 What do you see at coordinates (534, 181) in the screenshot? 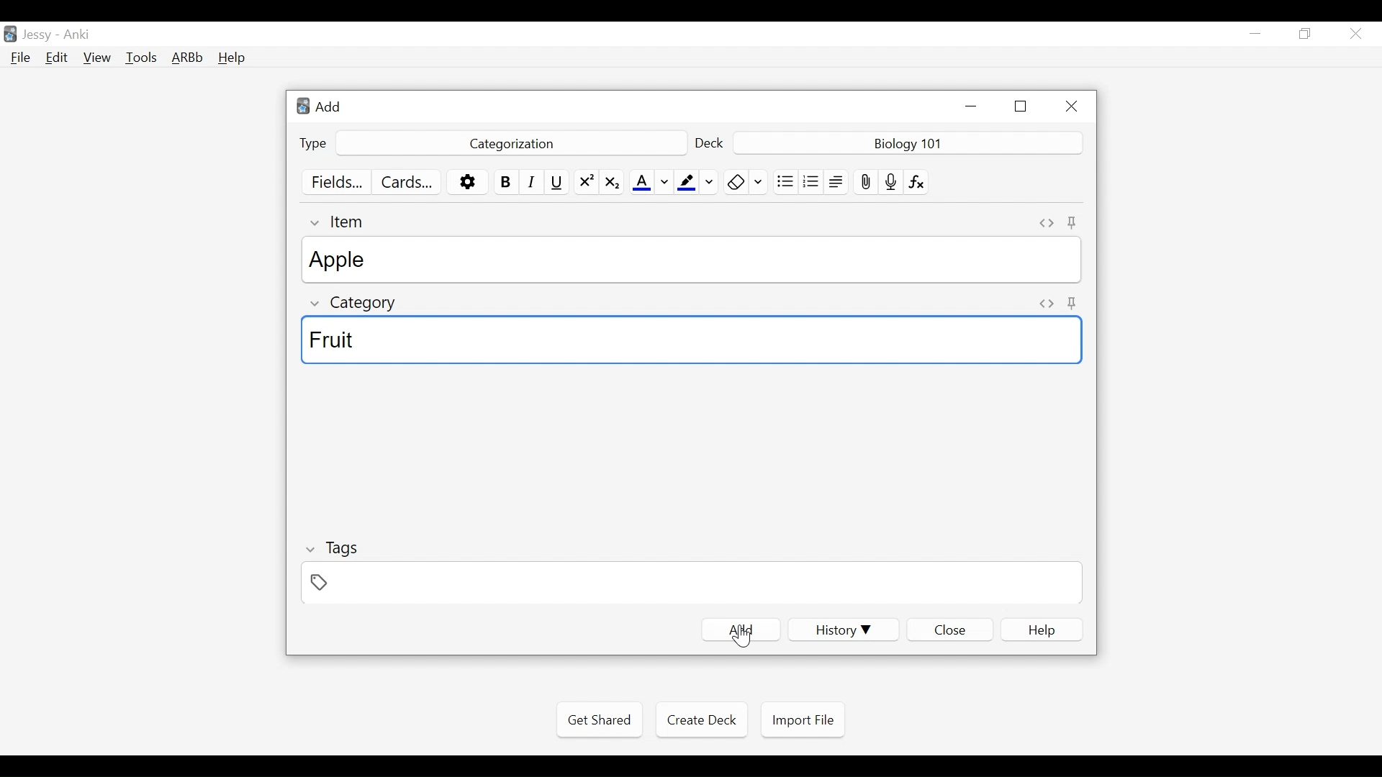
I see `Italics` at bounding box center [534, 181].